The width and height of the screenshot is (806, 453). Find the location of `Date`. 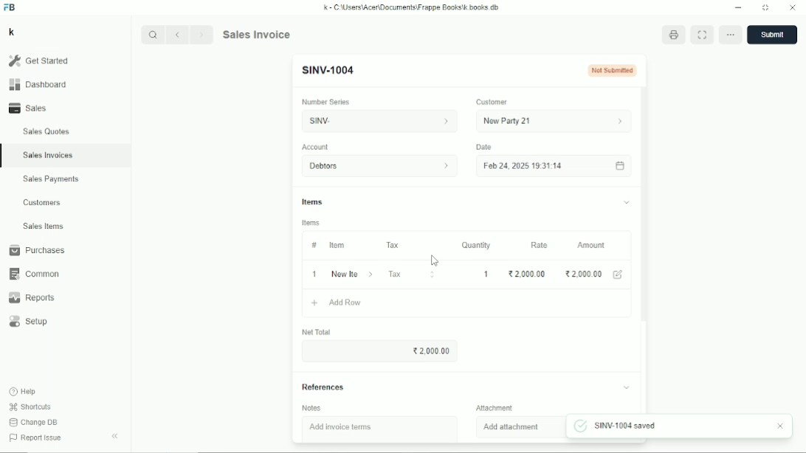

Date is located at coordinates (483, 147).